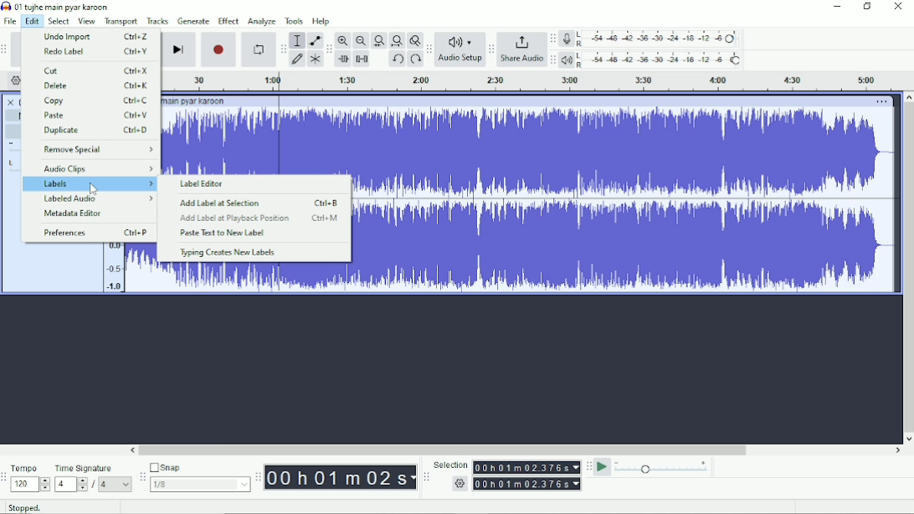 The height and width of the screenshot is (514, 914). What do you see at coordinates (343, 59) in the screenshot?
I see `Trim audio outside selection` at bounding box center [343, 59].